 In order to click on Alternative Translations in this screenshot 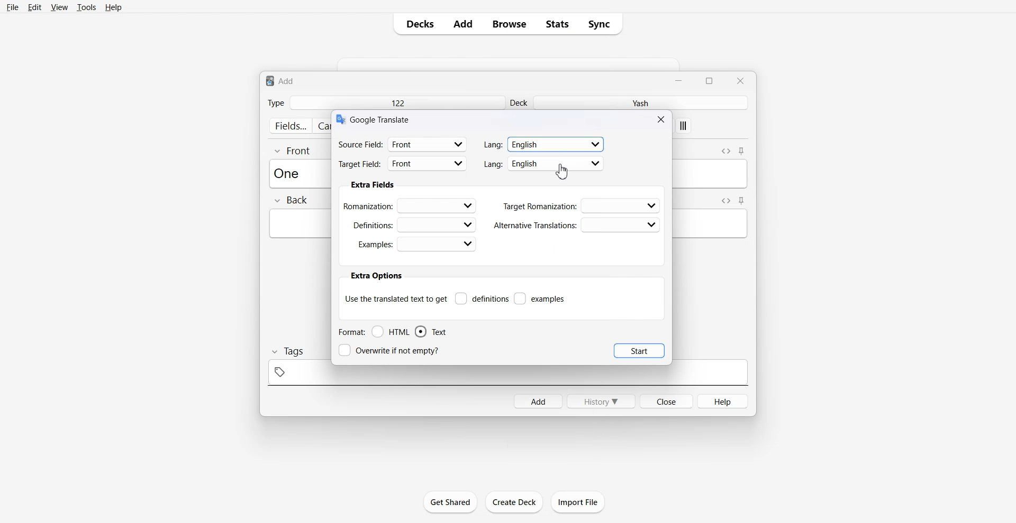, I will do `click(576, 225)`.